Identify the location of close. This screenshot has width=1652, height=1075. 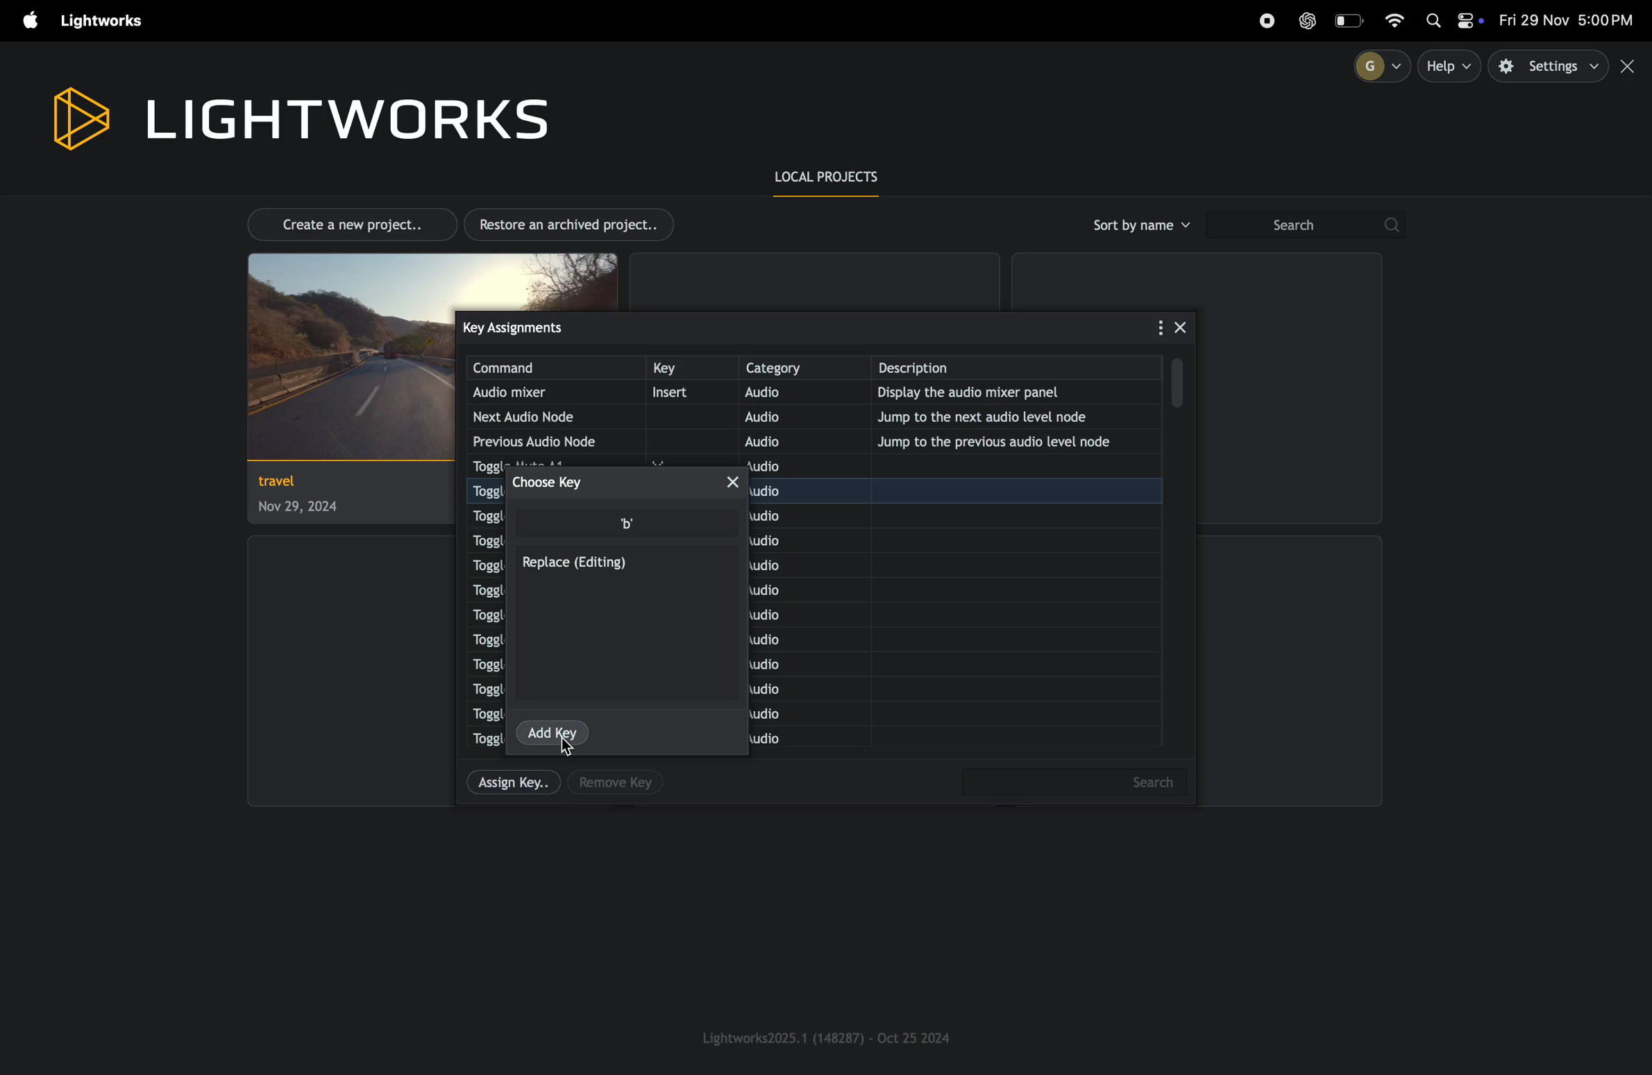
(743, 485).